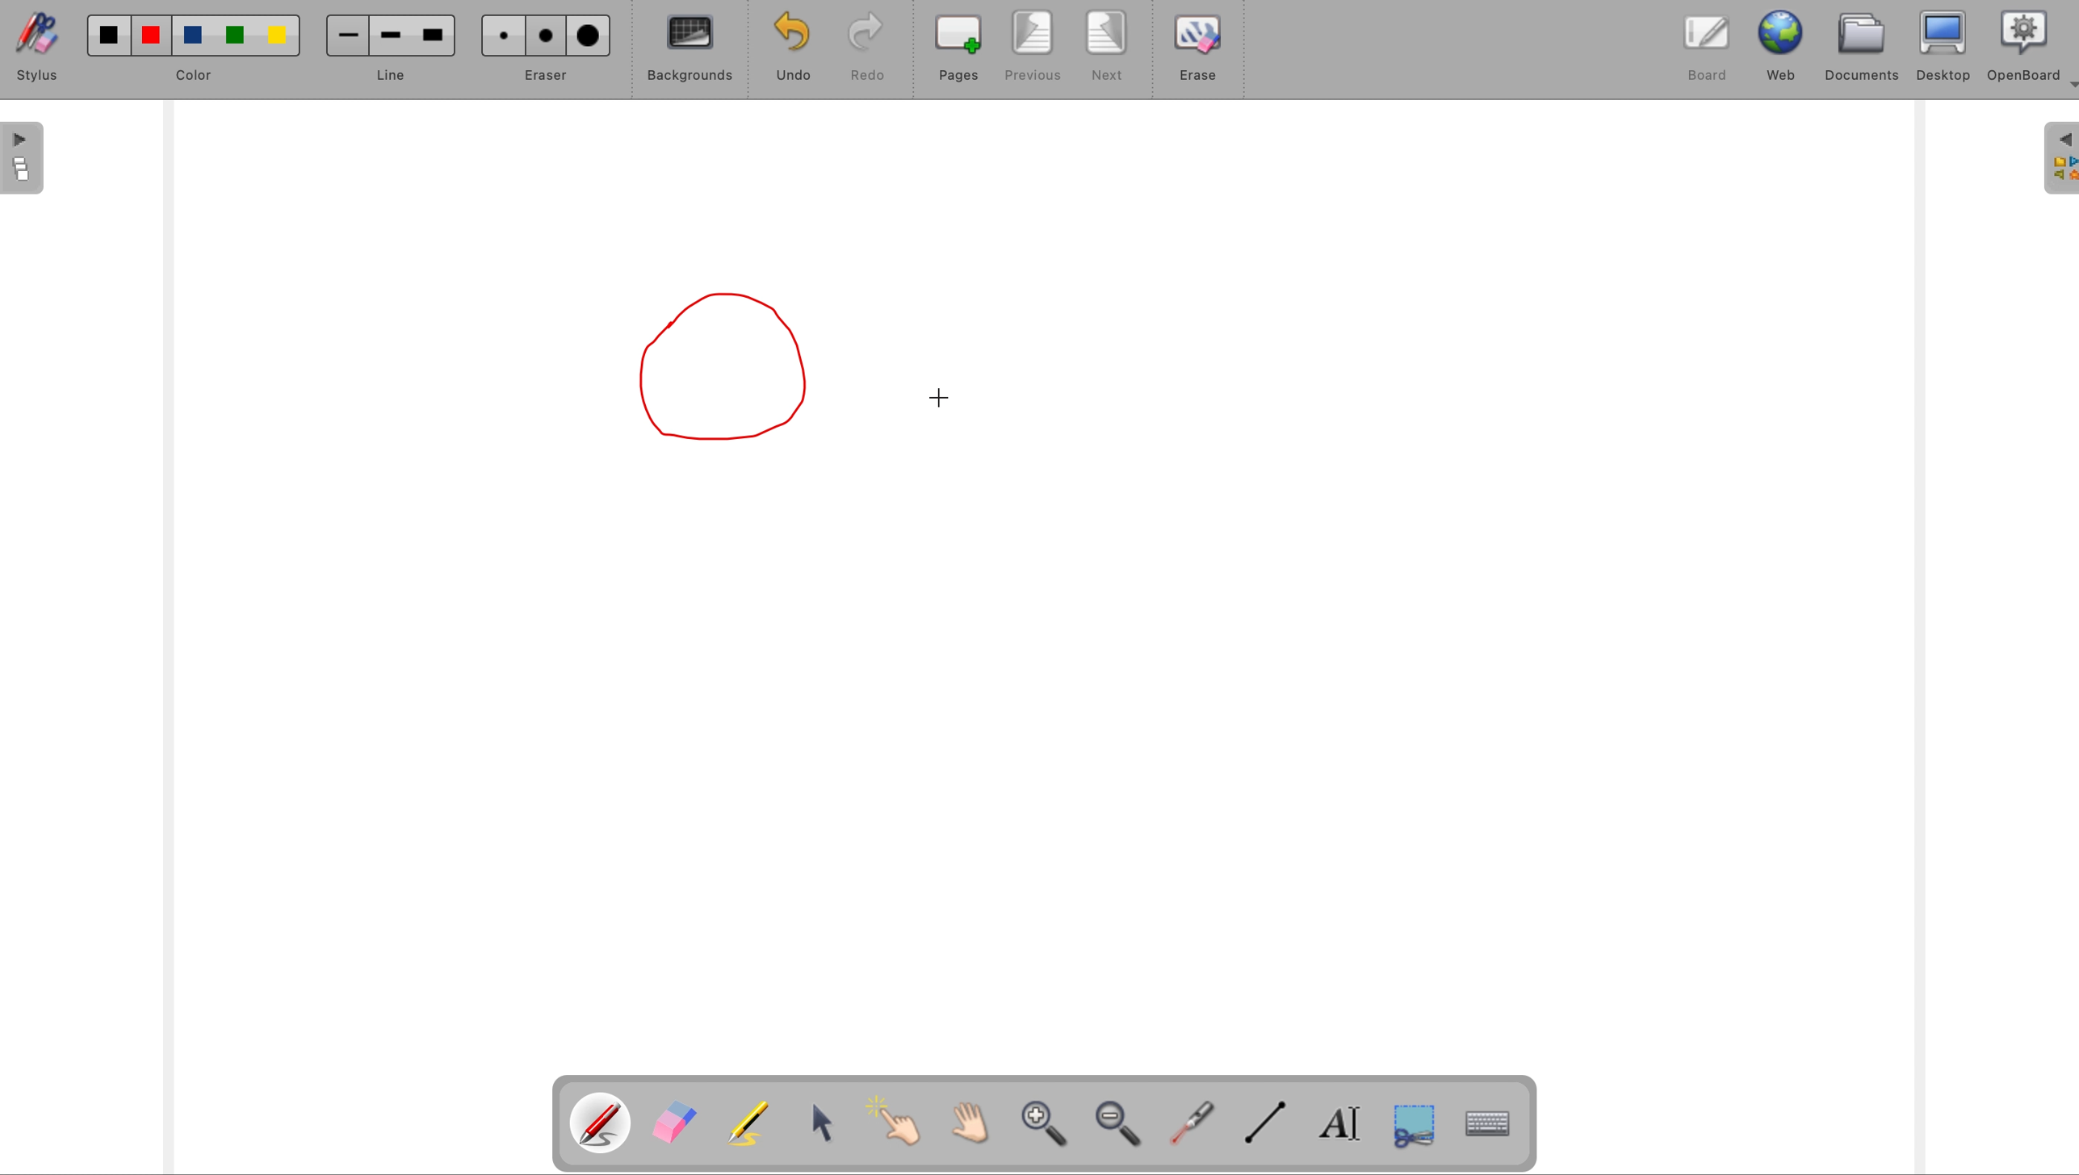 The width and height of the screenshot is (2079, 1175). Describe the element at coordinates (1343, 1128) in the screenshot. I see `write text` at that location.